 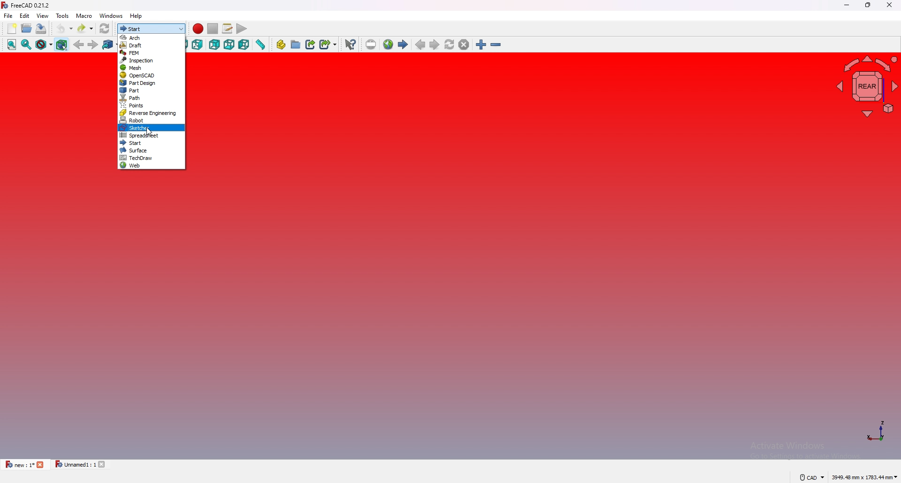 What do you see at coordinates (809, 477) in the screenshot?
I see `CAD` at bounding box center [809, 477].